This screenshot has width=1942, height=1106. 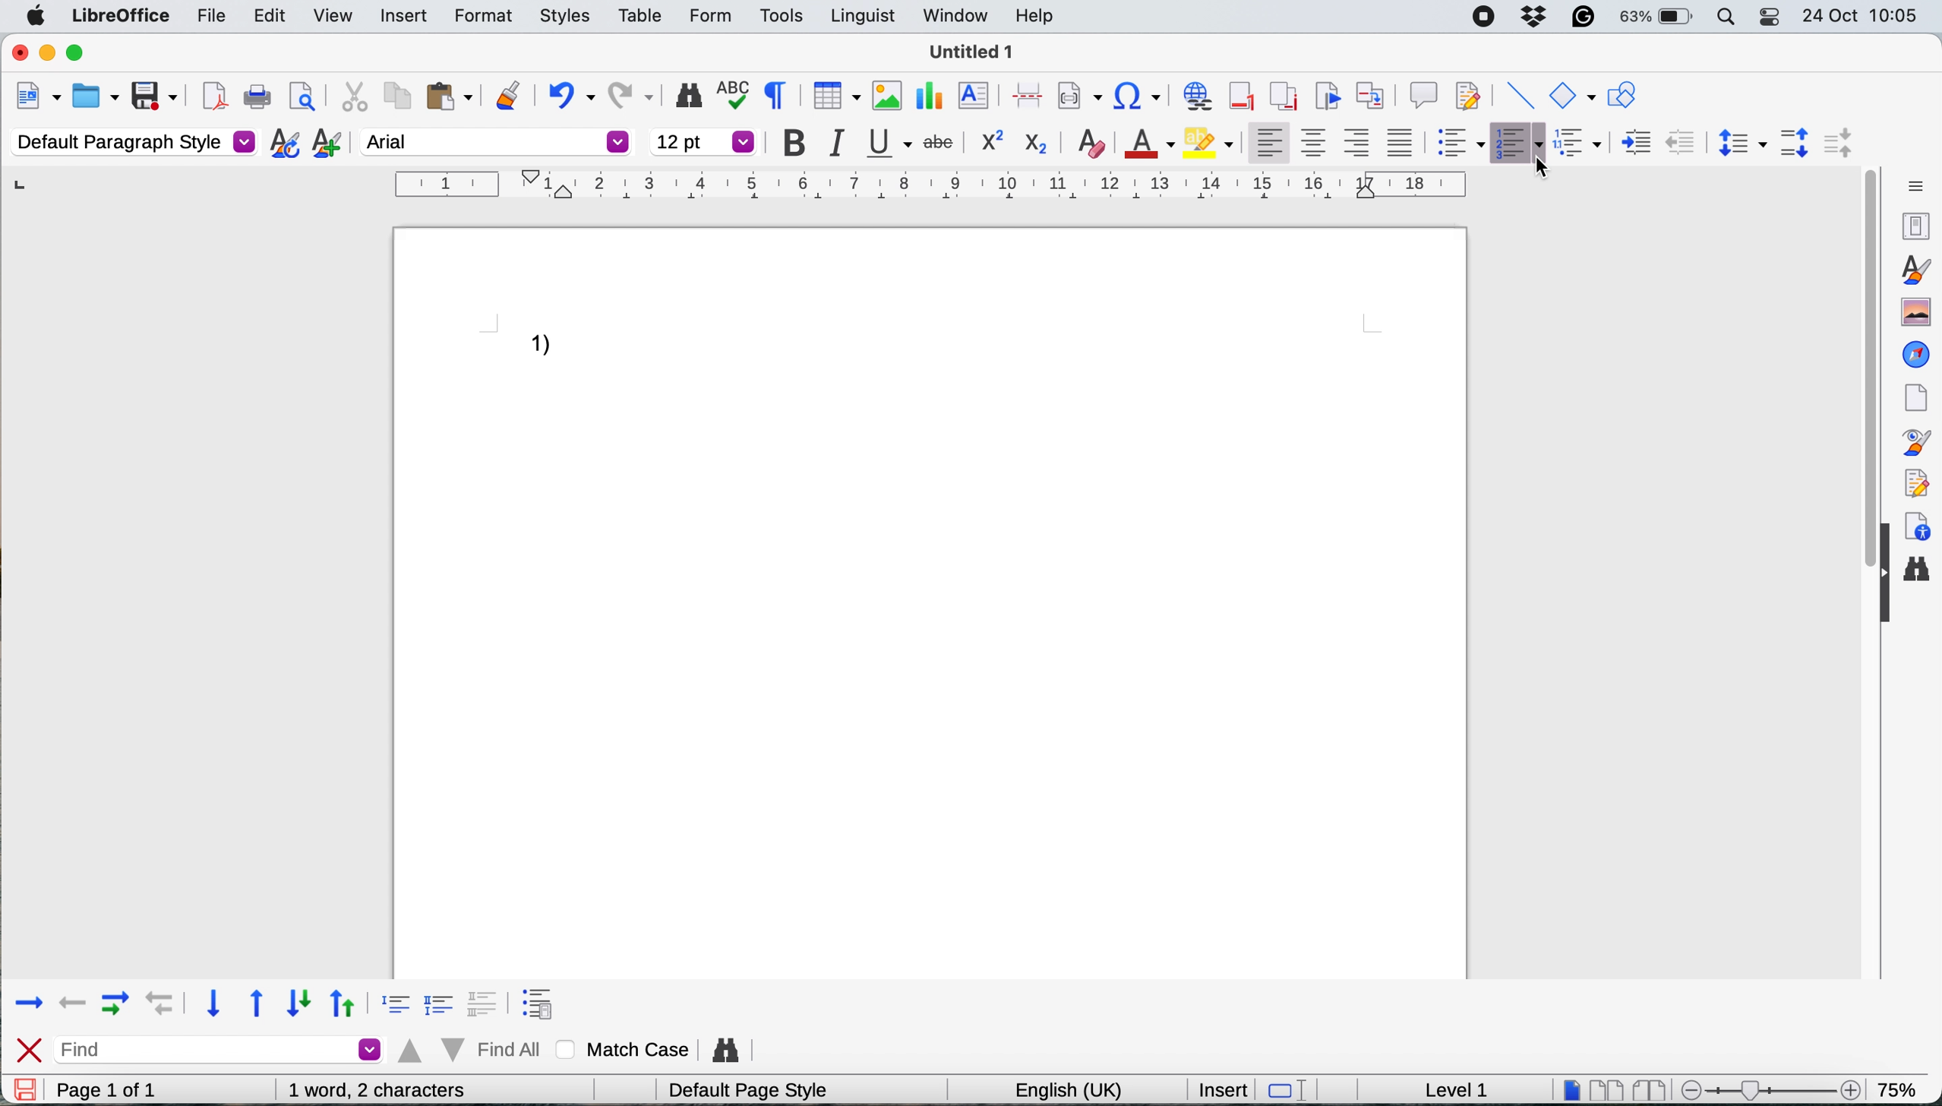 I want to click on close, so click(x=30, y=1050).